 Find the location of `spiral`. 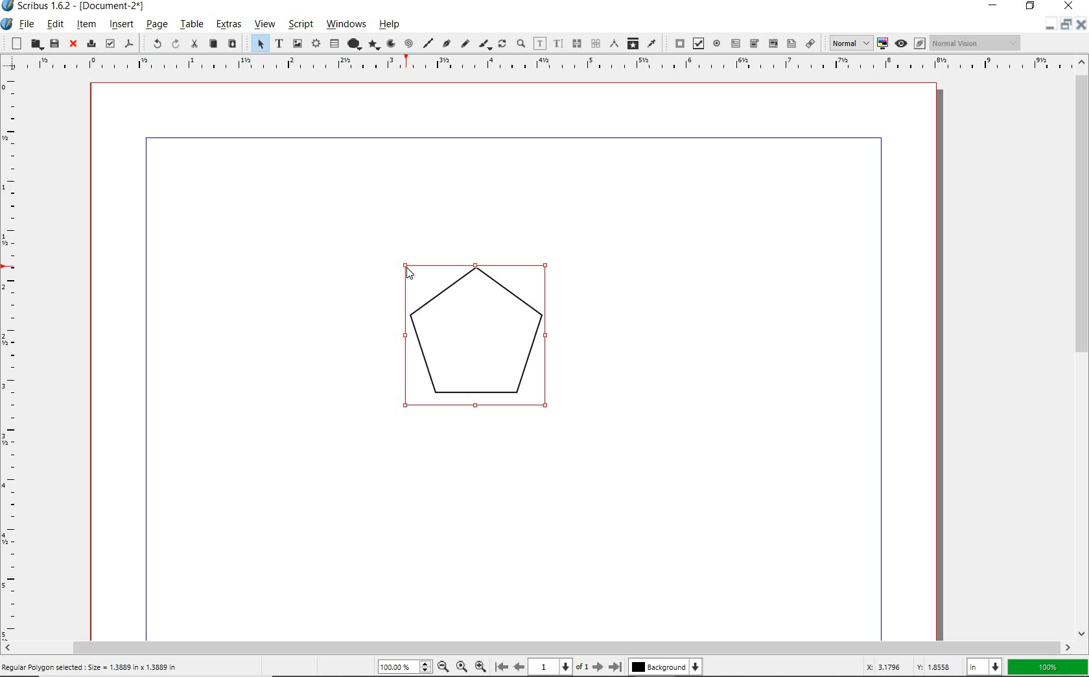

spiral is located at coordinates (409, 42).